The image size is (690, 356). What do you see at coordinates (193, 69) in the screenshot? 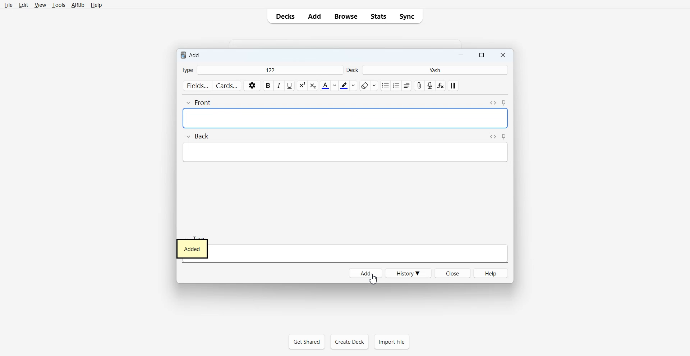
I see `type` at bounding box center [193, 69].